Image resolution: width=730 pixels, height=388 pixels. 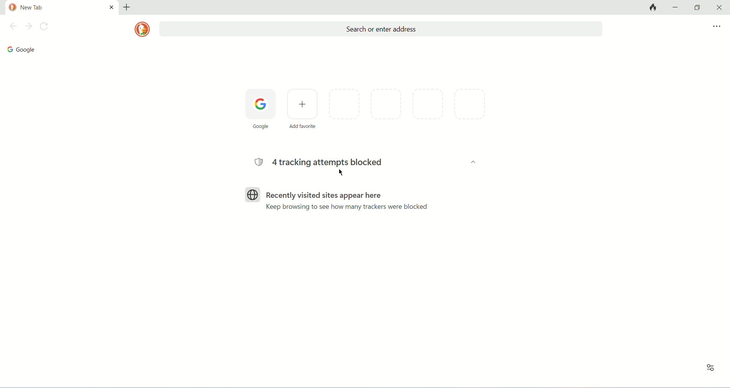 I want to click on search or enter address, so click(x=381, y=29).